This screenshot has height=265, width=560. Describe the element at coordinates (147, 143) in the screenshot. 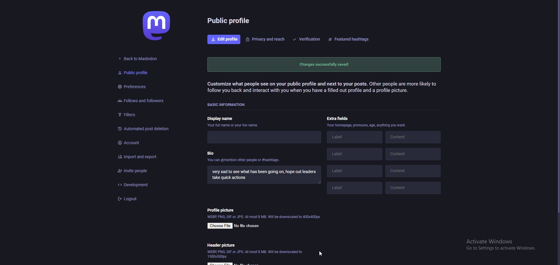

I see `account` at that location.